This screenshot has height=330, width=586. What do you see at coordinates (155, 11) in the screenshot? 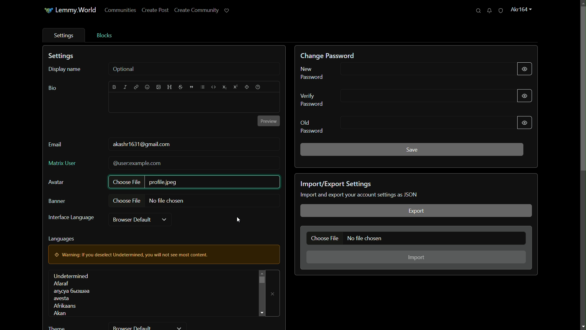
I see `create post` at bounding box center [155, 11].